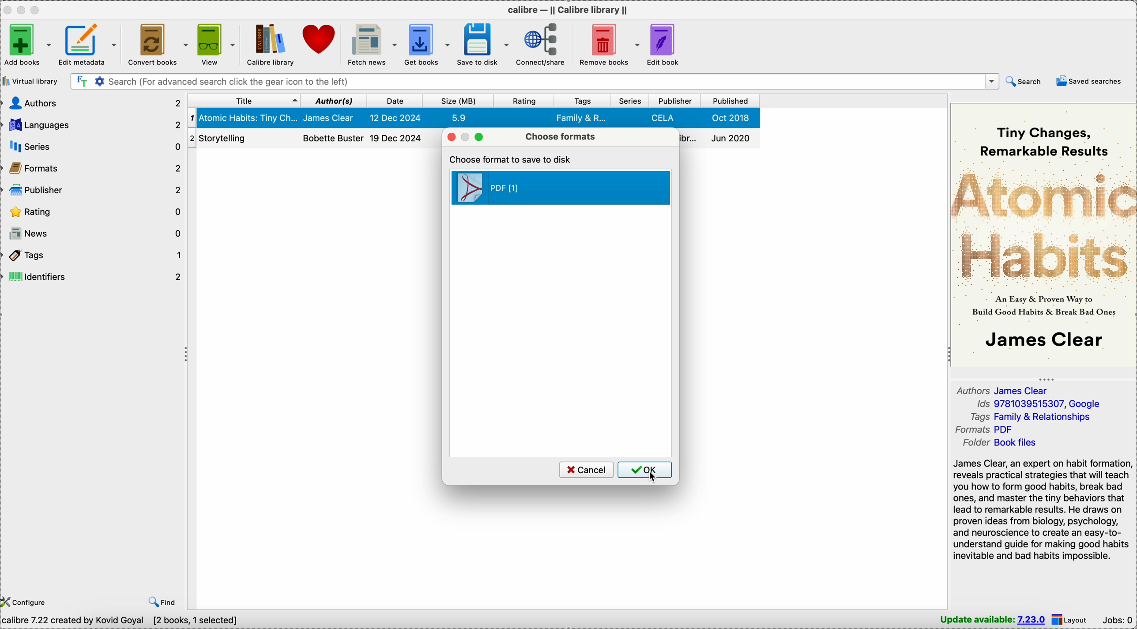 The image size is (1137, 629). I want to click on cursor, so click(654, 480).